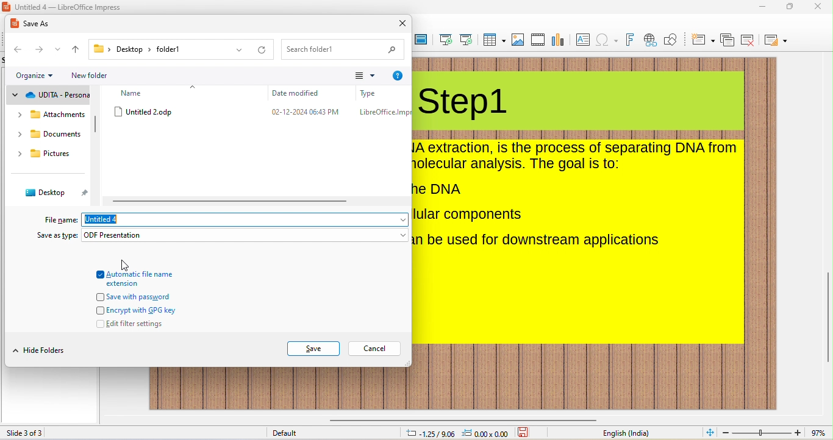 The width and height of the screenshot is (833, 440). What do you see at coordinates (313, 349) in the screenshot?
I see `save` at bounding box center [313, 349].